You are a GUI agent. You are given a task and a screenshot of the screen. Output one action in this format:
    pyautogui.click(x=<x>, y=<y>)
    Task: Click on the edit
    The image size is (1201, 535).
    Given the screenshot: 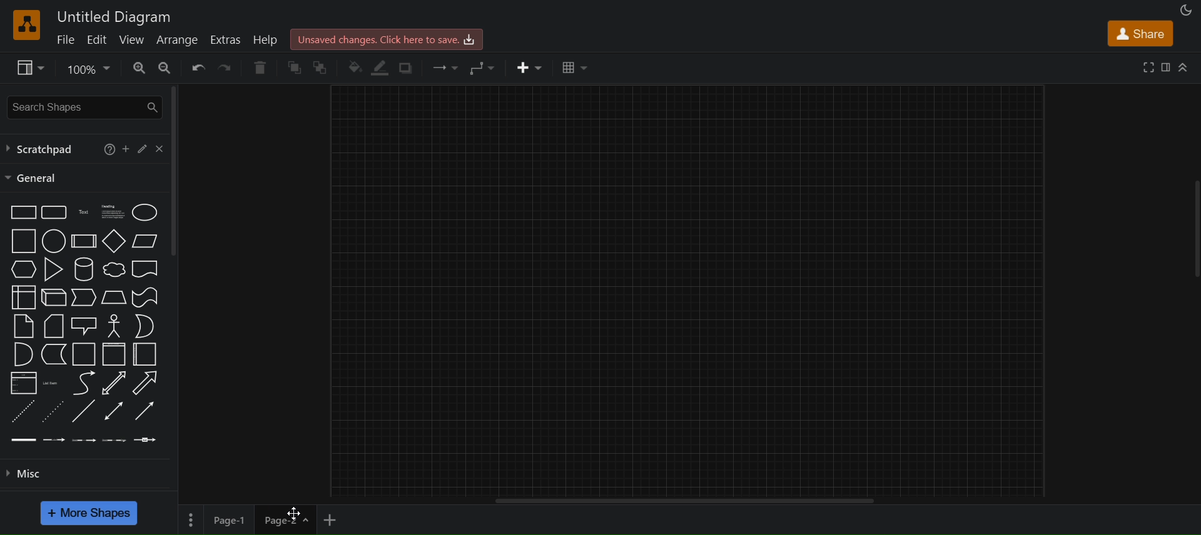 What is the action you would take?
    pyautogui.click(x=141, y=148)
    